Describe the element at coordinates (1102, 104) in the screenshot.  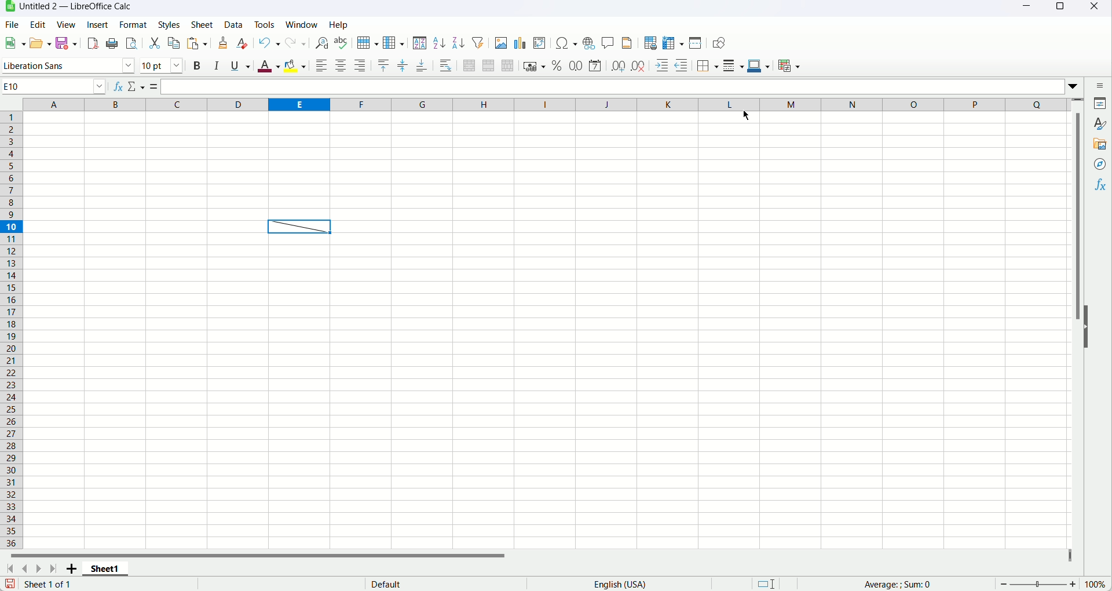
I see `Propertes` at that location.